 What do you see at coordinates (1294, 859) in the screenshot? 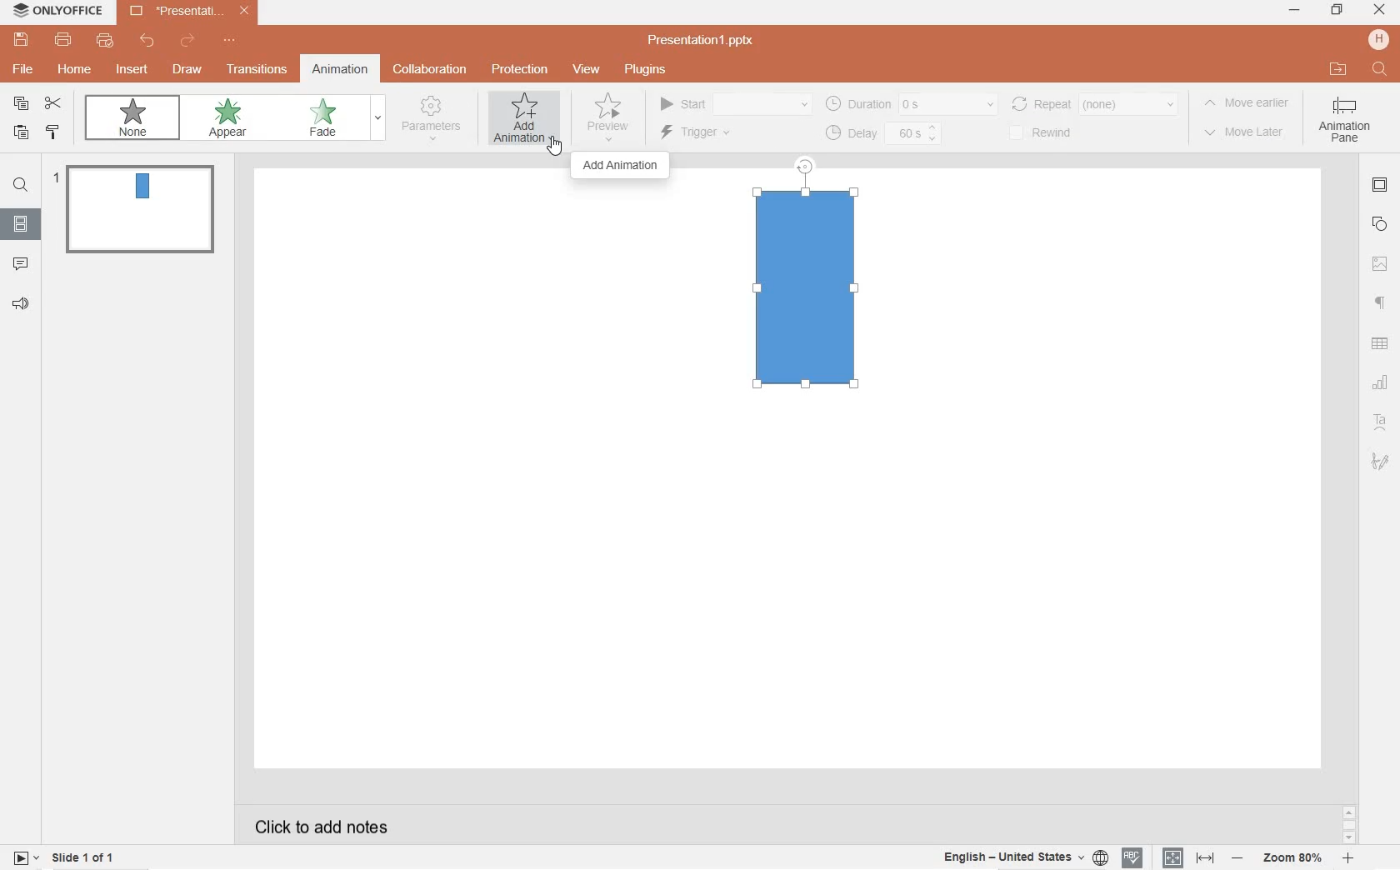
I see `Zoom 80%` at bounding box center [1294, 859].